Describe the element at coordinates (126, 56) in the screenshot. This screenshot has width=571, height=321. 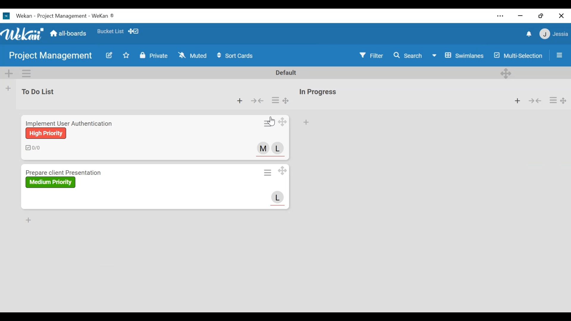
I see `Favorite` at that location.